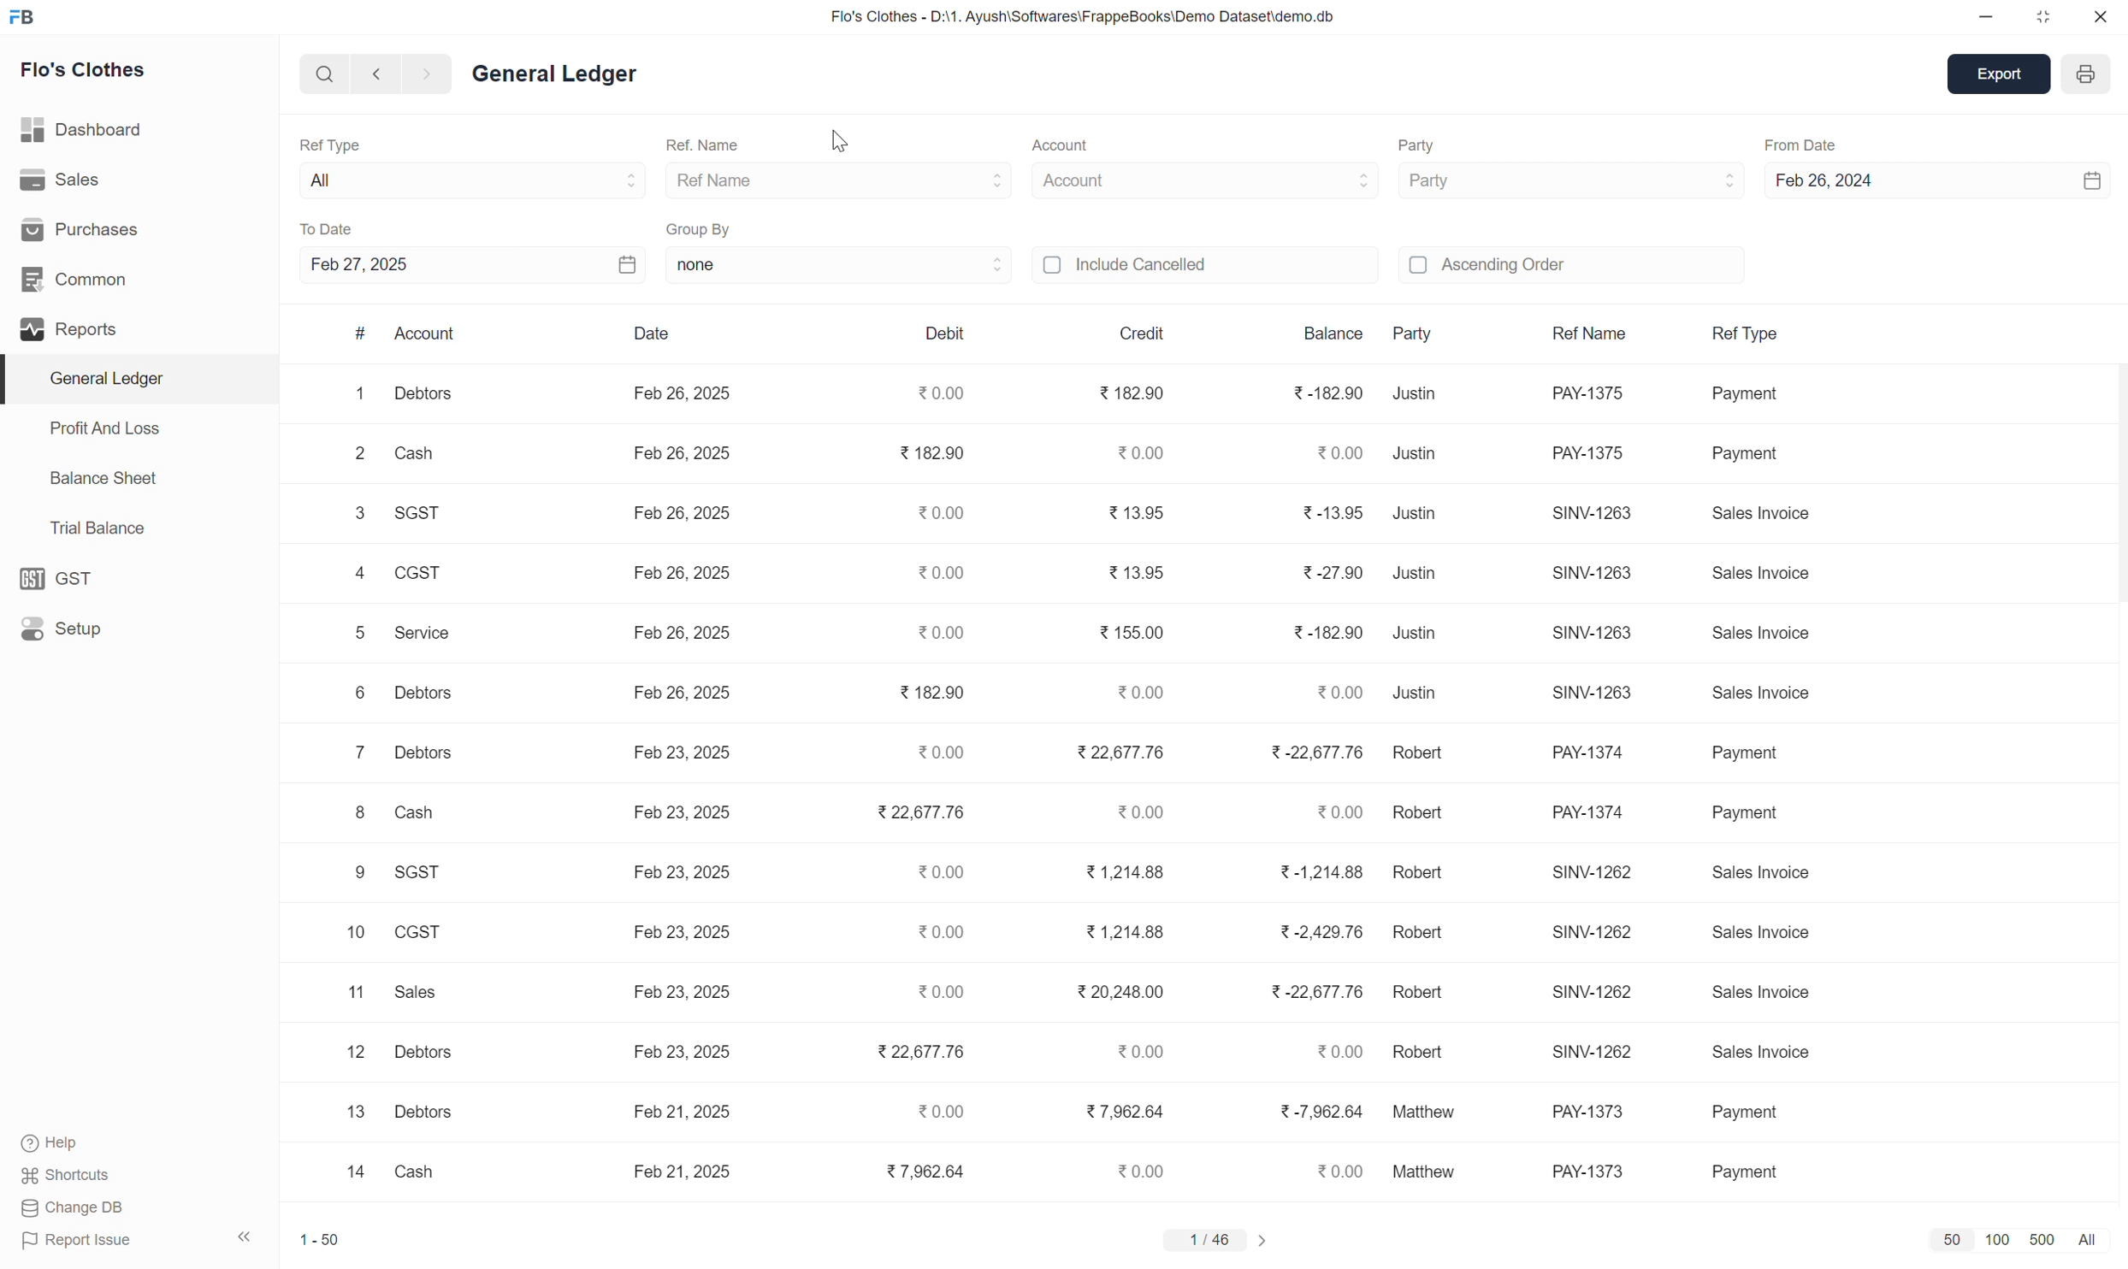 Image resolution: width=2128 pixels, height=1269 pixels. I want to click on 7, so click(361, 751).